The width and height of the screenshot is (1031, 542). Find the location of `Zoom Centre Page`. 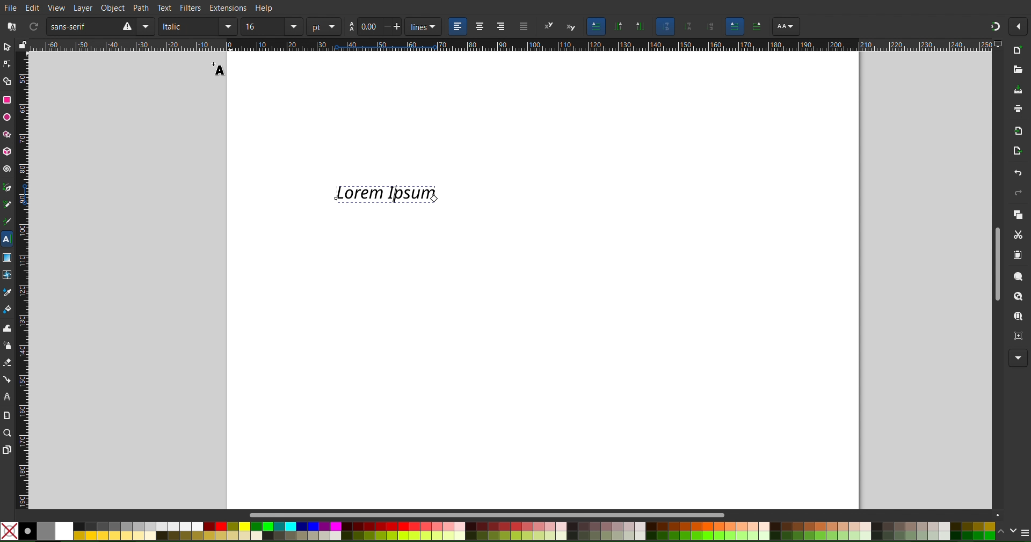

Zoom Centre Page is located at coordinates (1014, 337).